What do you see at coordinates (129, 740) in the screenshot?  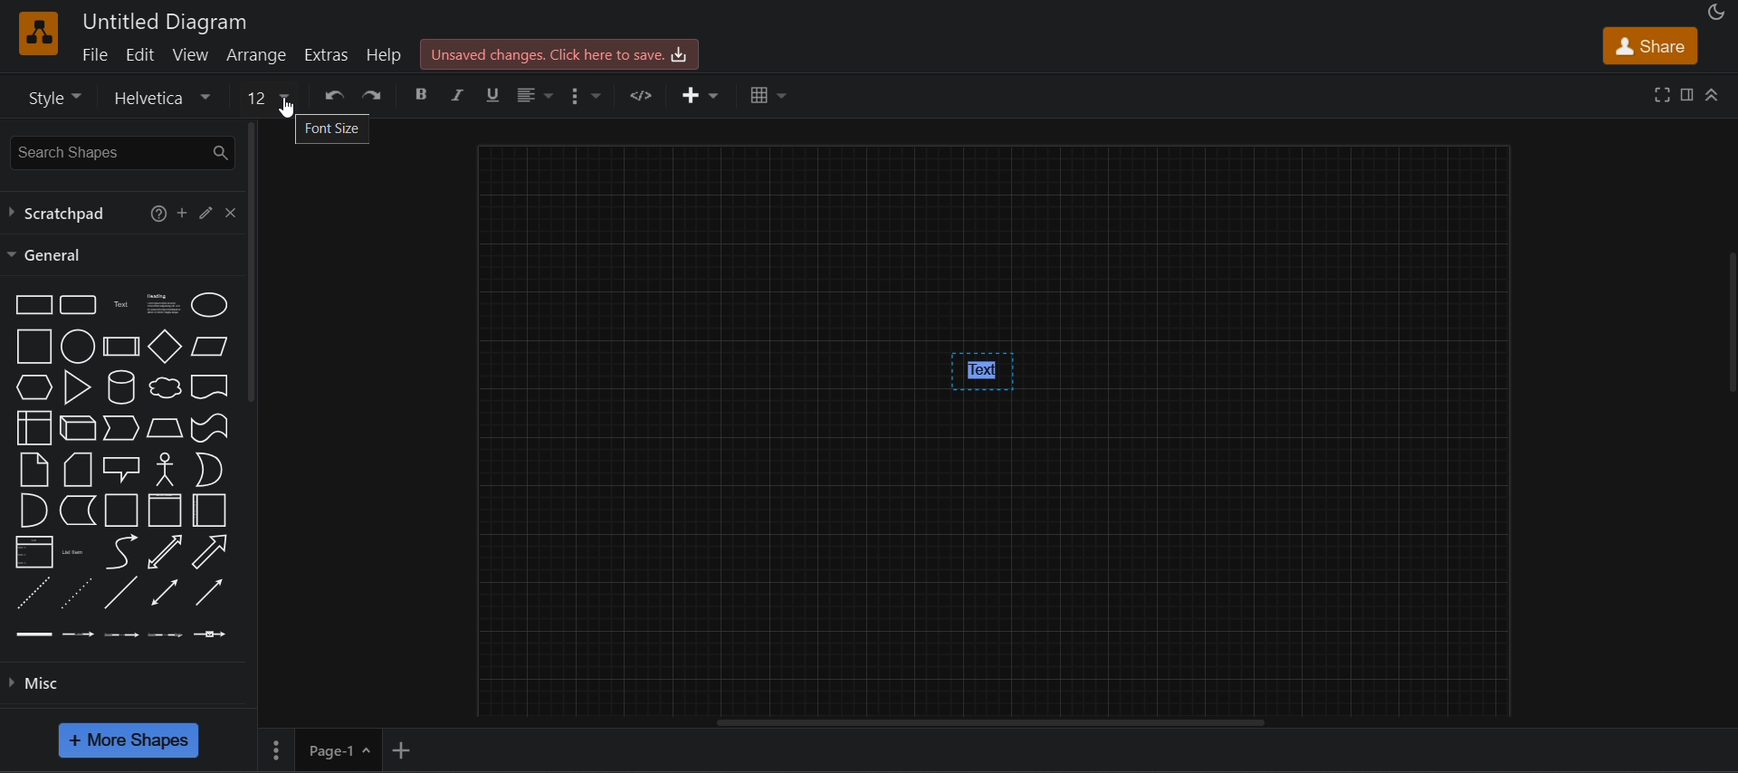 I see `more shapes` at bounding box center [129, 740].